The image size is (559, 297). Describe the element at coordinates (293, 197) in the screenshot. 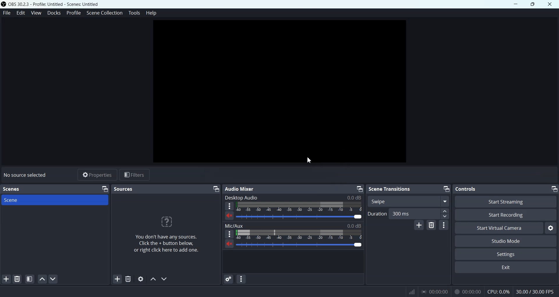

I see `Desktop Audio 0.0 dB` at that location.